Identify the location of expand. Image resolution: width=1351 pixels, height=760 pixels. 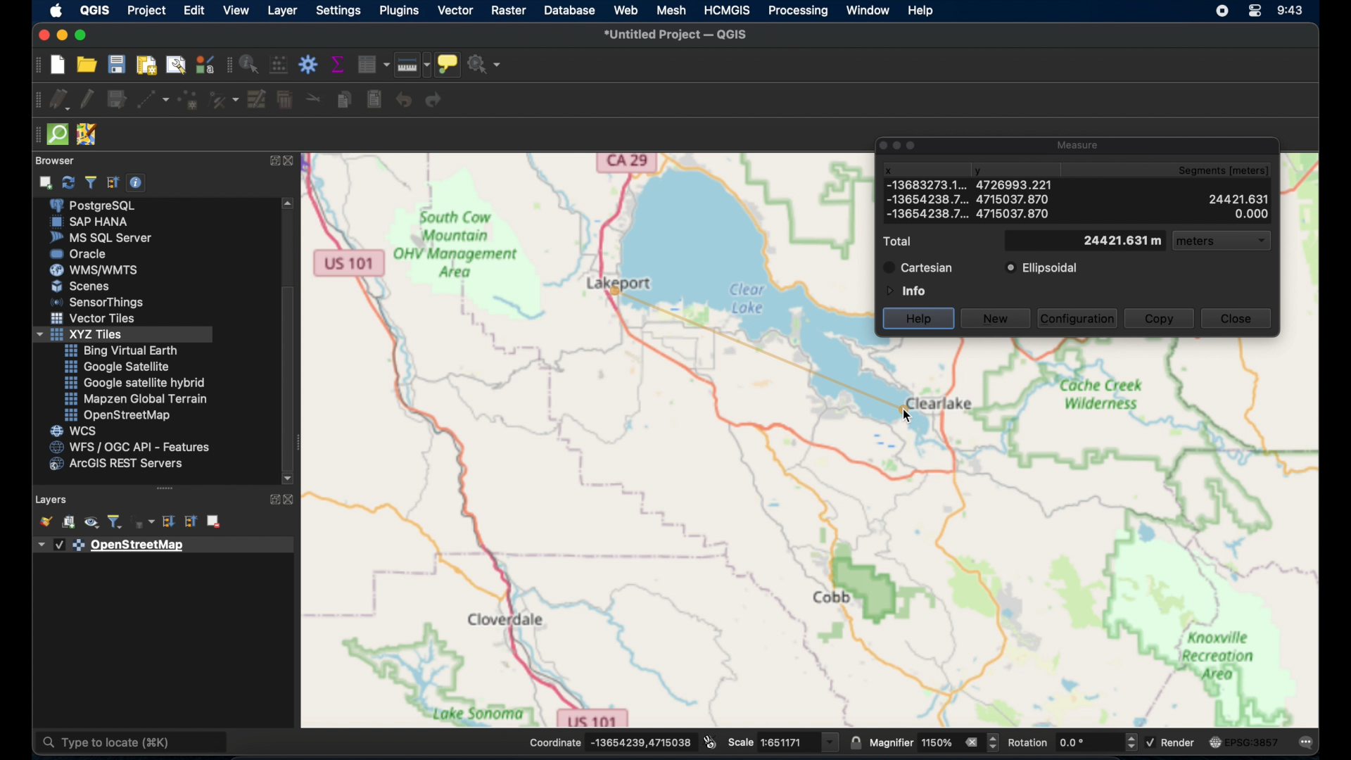
(272, 499).